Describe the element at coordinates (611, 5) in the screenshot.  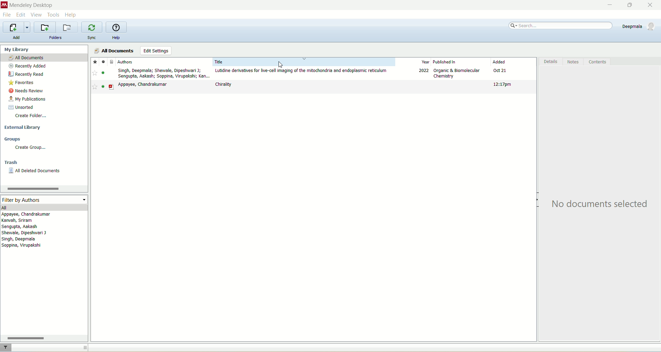
I see `minimize` at that location.